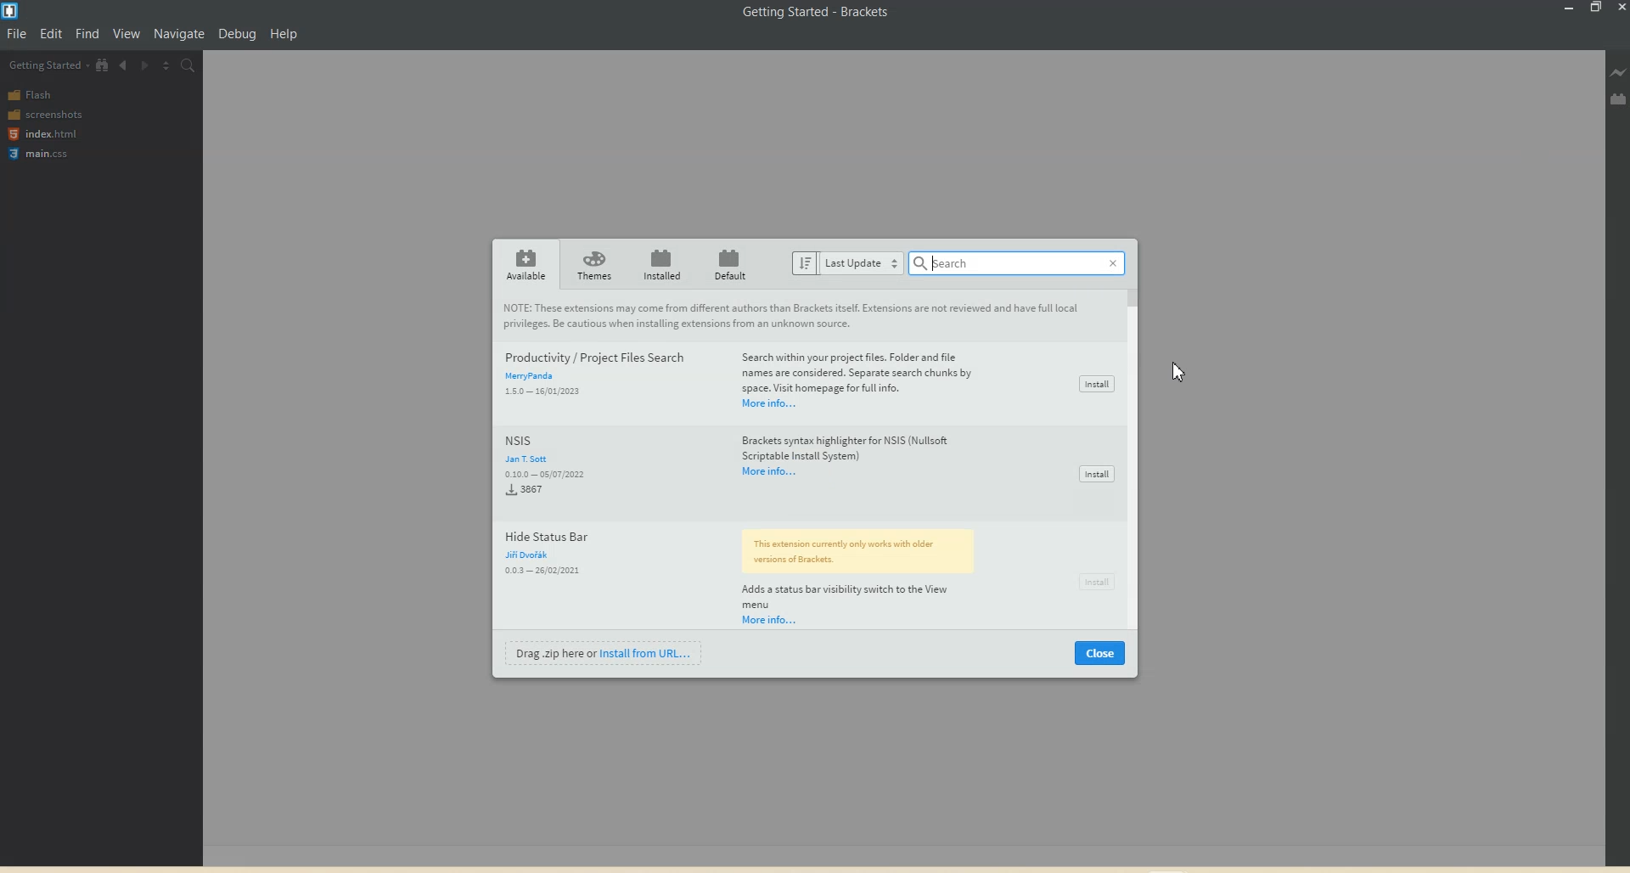 This screenshot has width=1630, height=873. I want to click on Find in files, so click(188, 65).